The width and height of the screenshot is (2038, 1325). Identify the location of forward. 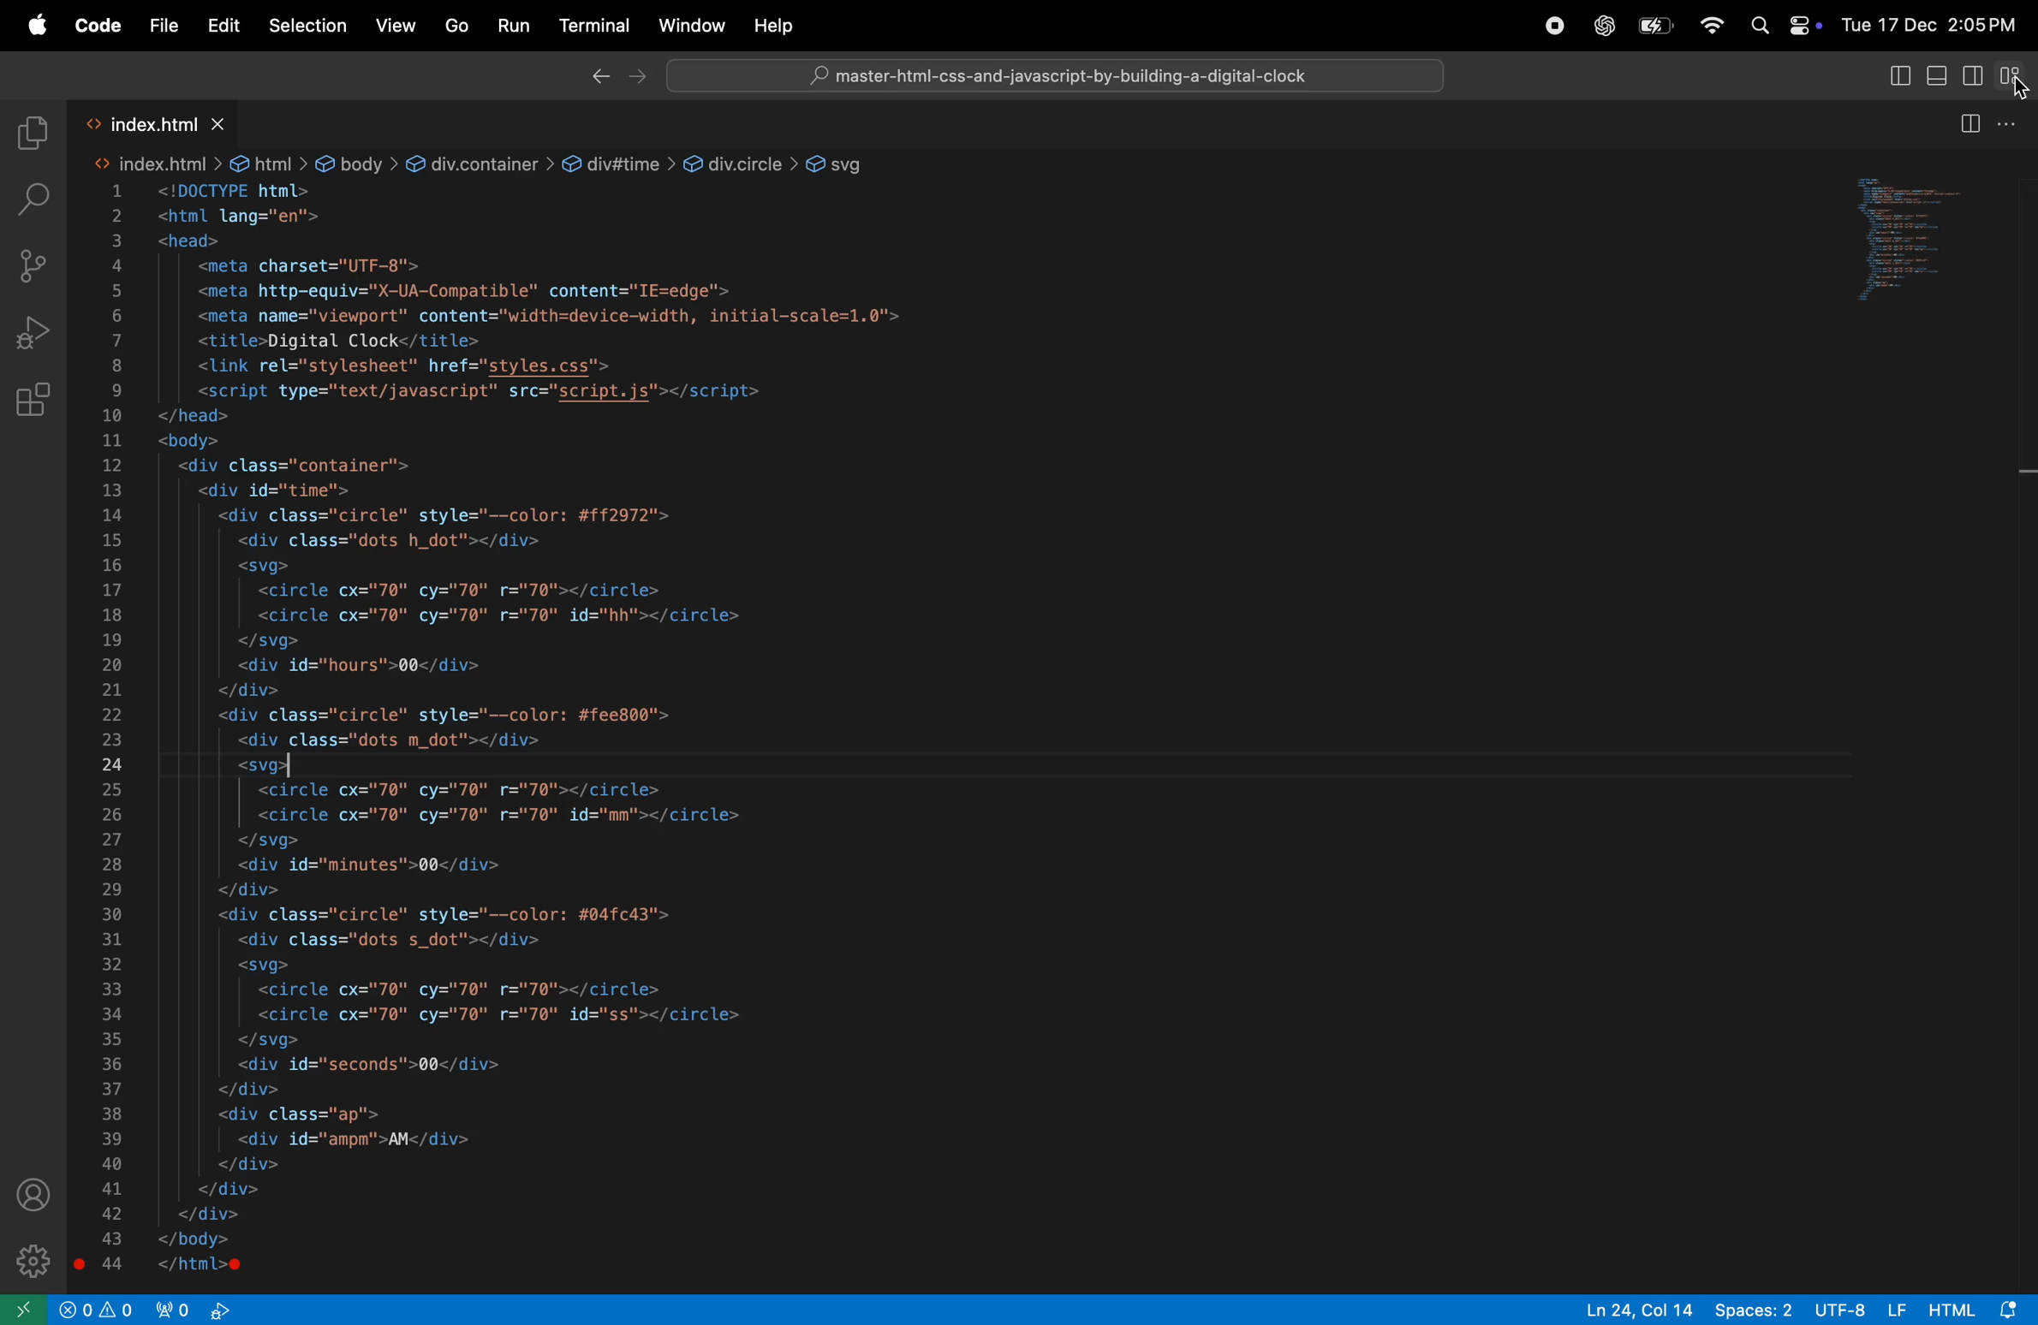
(642, 77).